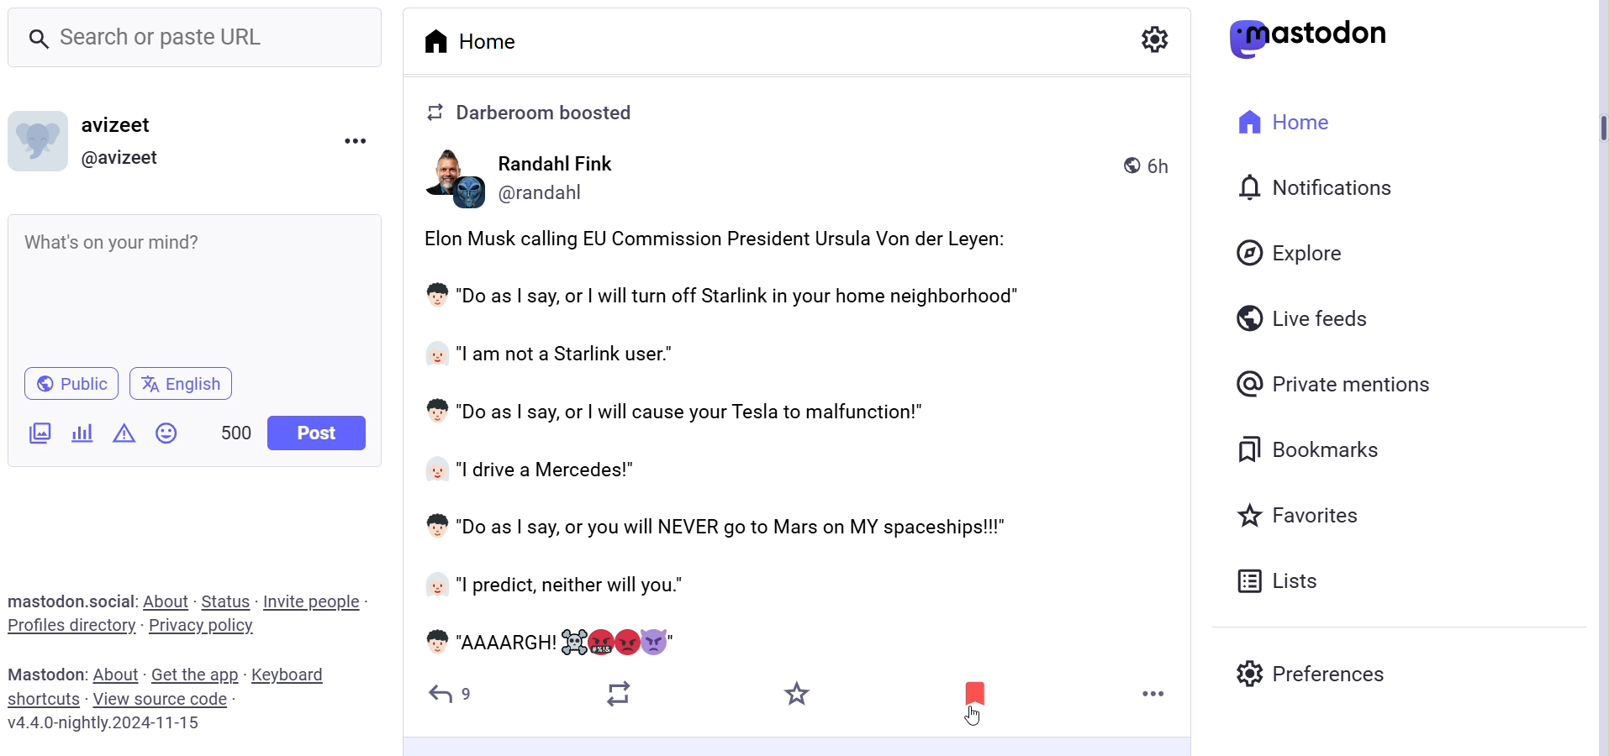 The height and width of the screenshot is (756, 1609). Describe the element at coordinates (197, 675) in the screenshot. I see `Get the App` at that location.